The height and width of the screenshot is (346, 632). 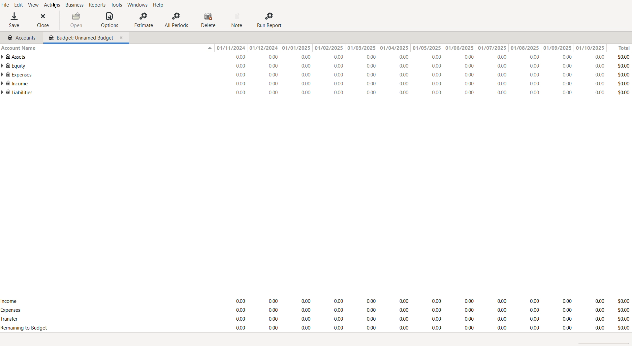 What do you see at coordinates (623, 314) in the screenshot?
I see `Total Value` at bounding box center [623, 314].